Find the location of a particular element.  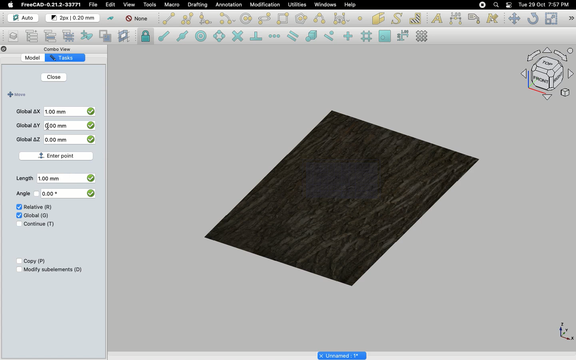

Copy is located at coordinates (35, 261).